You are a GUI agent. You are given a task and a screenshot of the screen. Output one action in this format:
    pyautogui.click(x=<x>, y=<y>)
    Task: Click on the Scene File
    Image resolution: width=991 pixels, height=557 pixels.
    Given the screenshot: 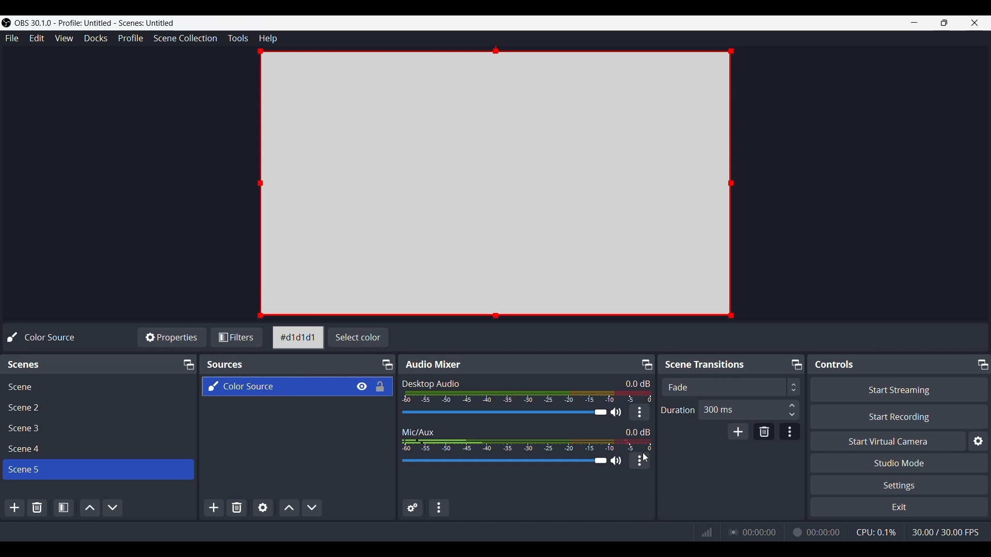 What is the action you would take?
    pyautogui.click(x=96, y=449)
    